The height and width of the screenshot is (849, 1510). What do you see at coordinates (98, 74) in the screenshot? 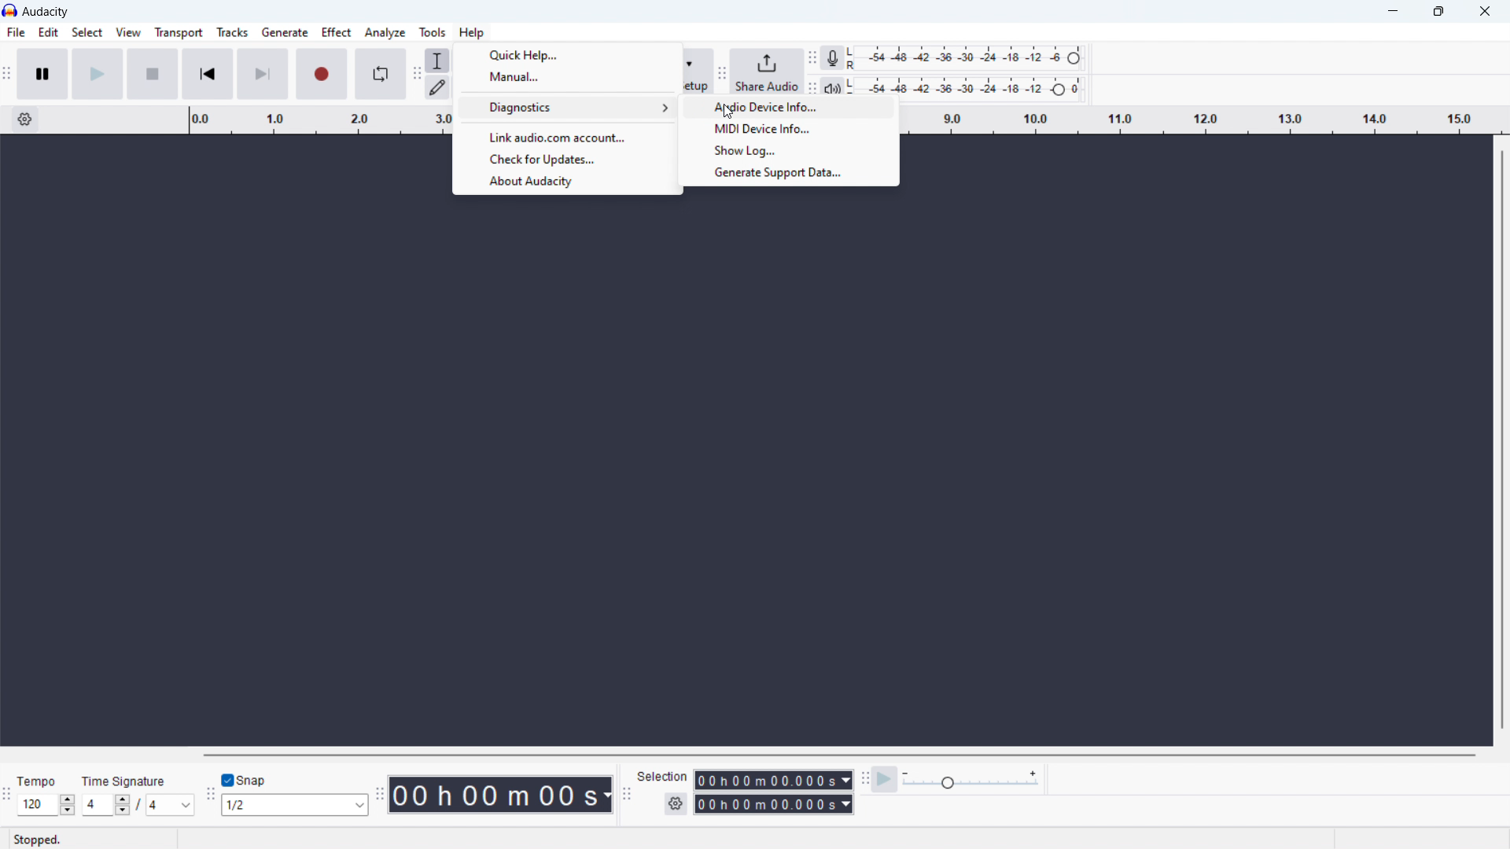
I see `play` at bounding box center [98, 74].